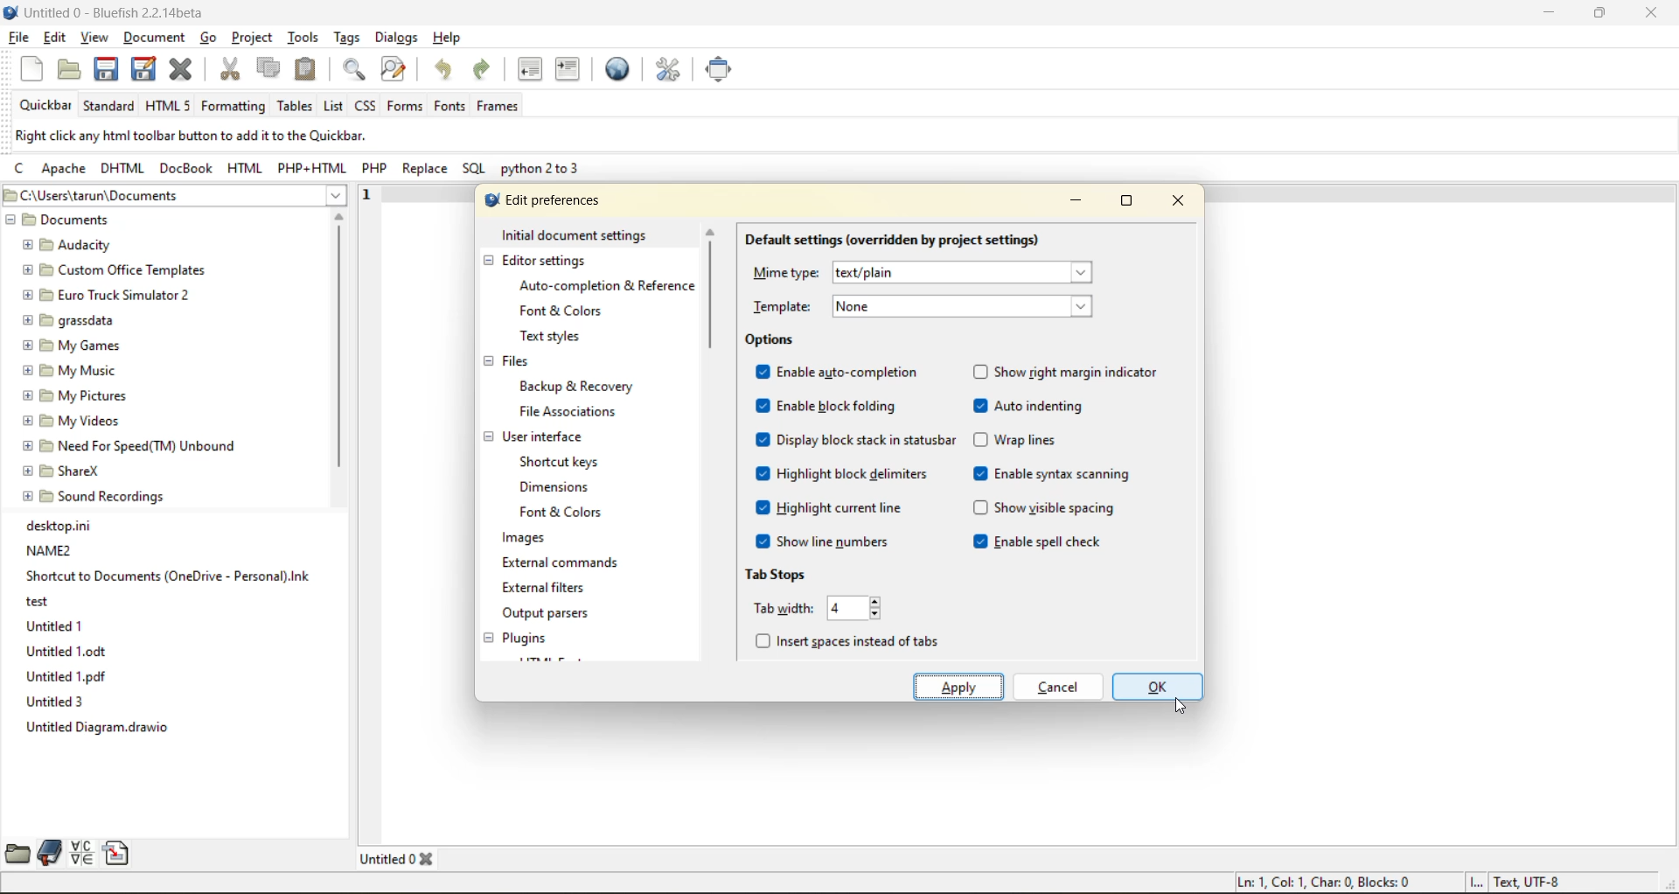 This screenshot has width=1679, height=894. I want to click on full screen, so click(720, 71).